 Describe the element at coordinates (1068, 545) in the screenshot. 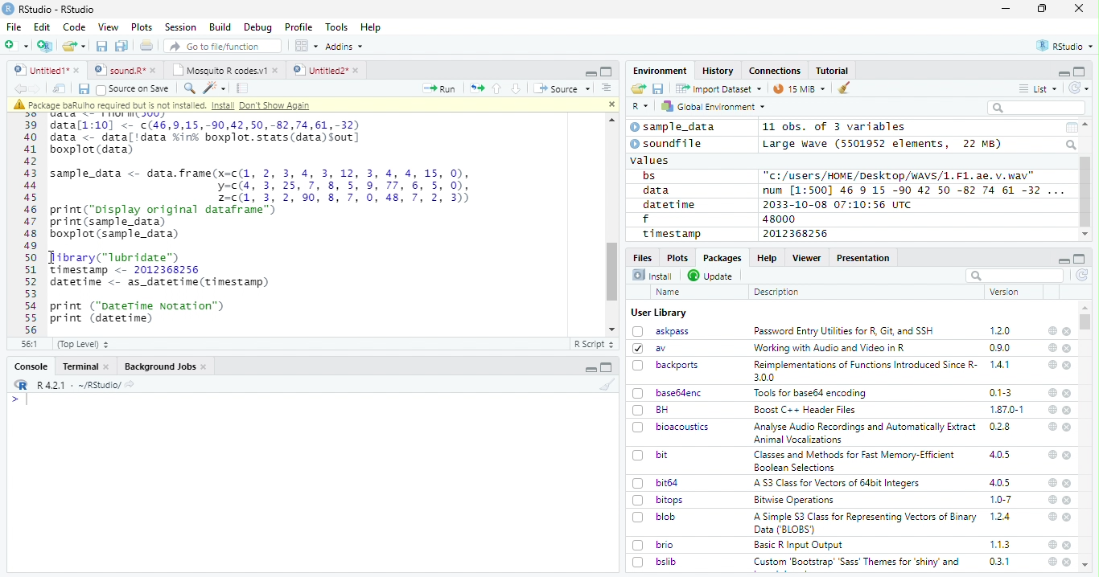

I see `close` at that location.